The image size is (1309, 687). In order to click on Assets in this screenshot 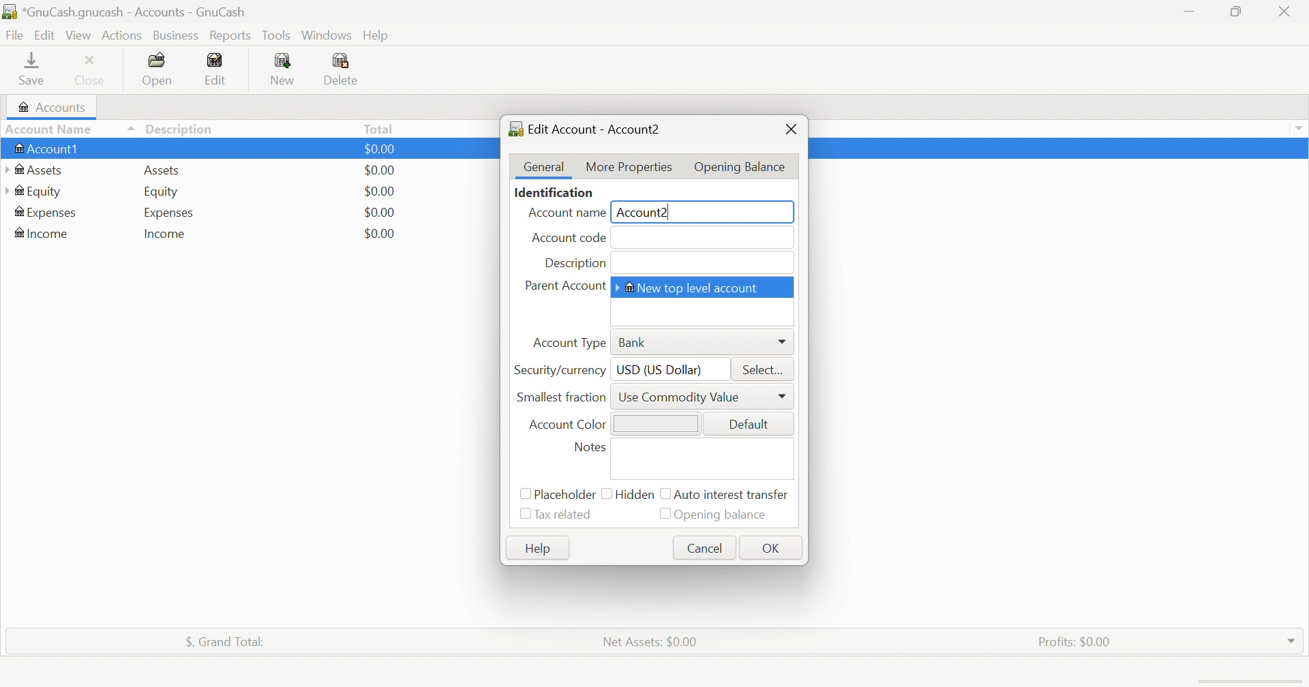, I will do `click(38, 171)`.